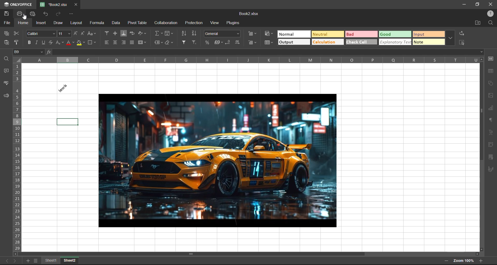 This screenshot has width=497, height=265. I want to click on formula, so click(97, 23).